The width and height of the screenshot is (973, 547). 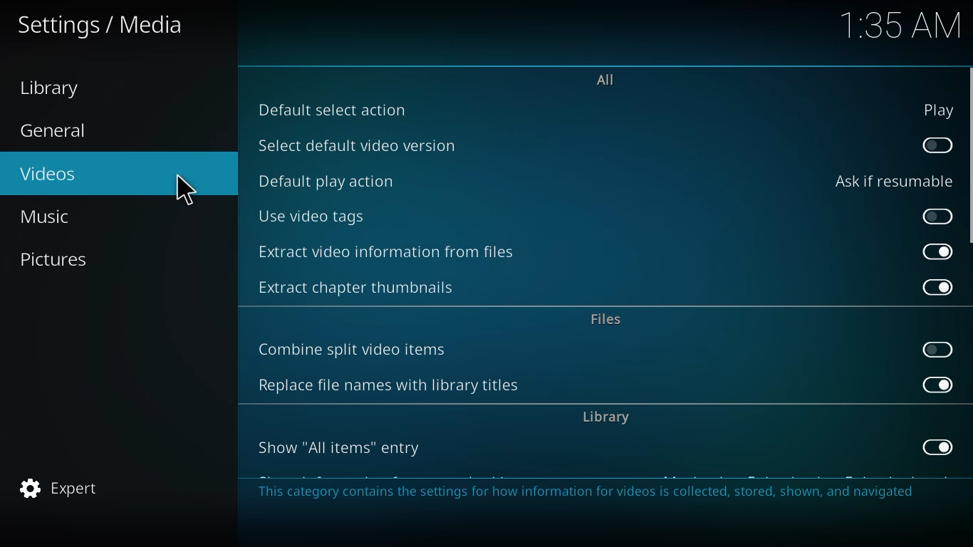 I want to click on enabled, so click(x=937, y=447).